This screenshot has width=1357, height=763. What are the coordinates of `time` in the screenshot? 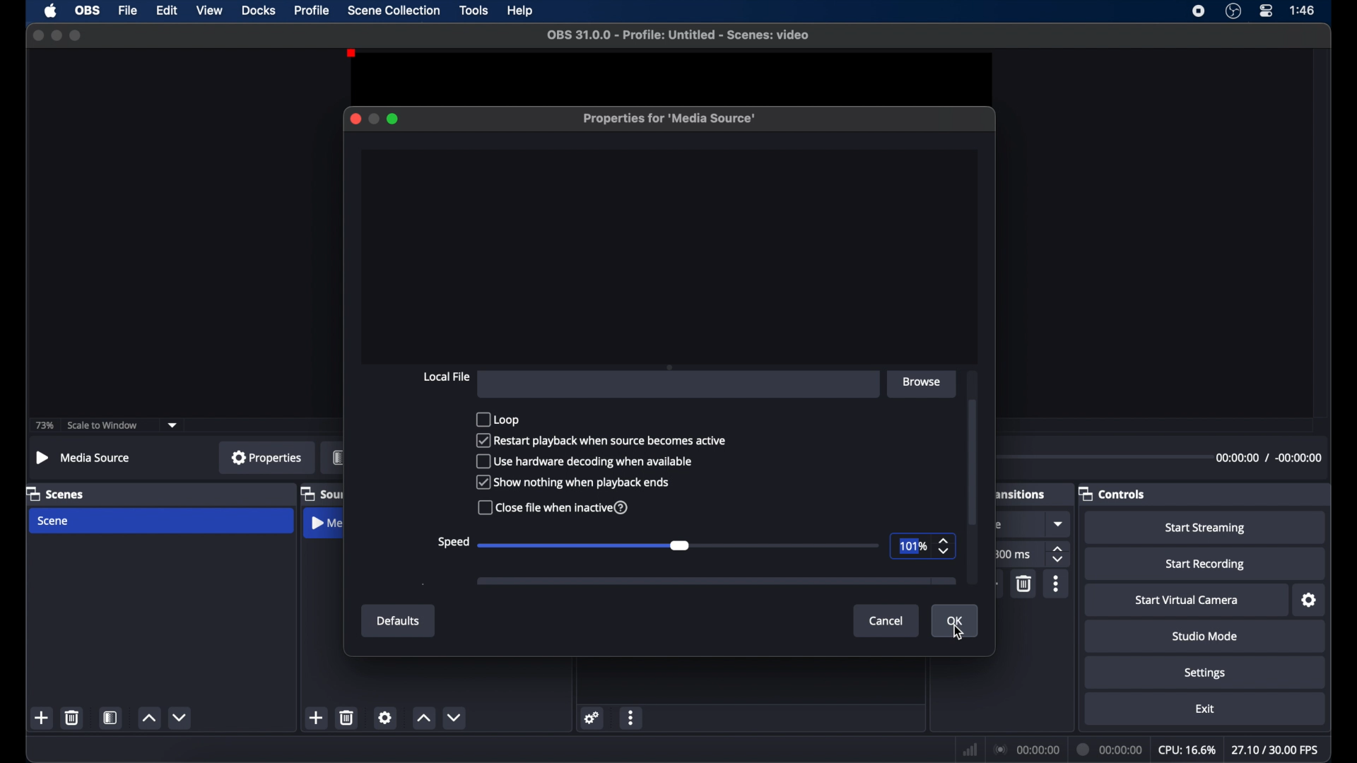 It's located at (1303, 9).